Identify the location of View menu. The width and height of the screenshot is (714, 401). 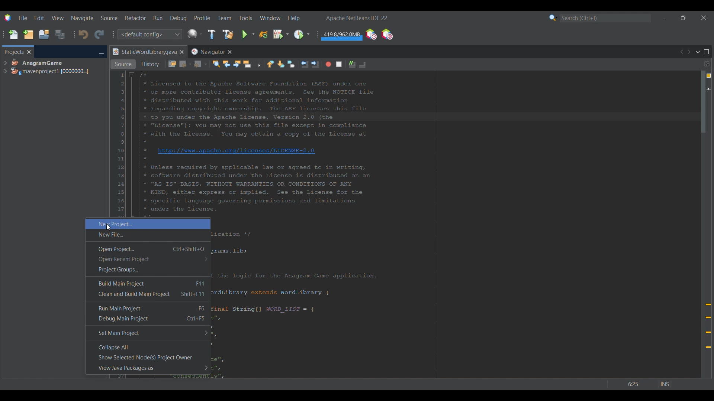
(58, 18).